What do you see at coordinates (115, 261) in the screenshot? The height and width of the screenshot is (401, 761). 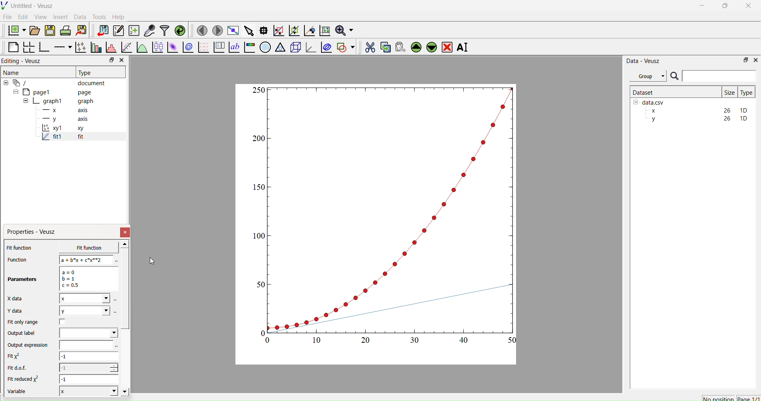 I see `Select using dataset browser` at bounding box center [115, 261].